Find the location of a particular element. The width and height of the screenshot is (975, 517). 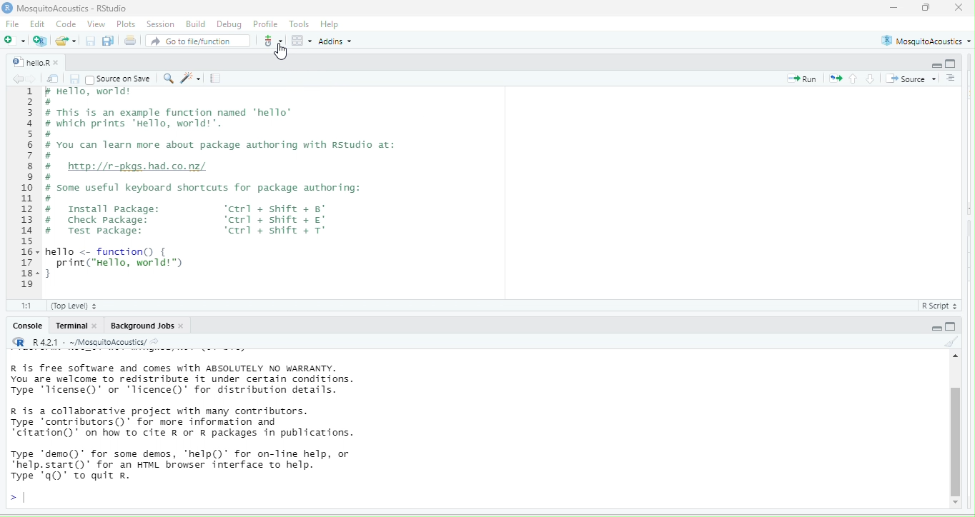

close is located at coordinates (96, 326).